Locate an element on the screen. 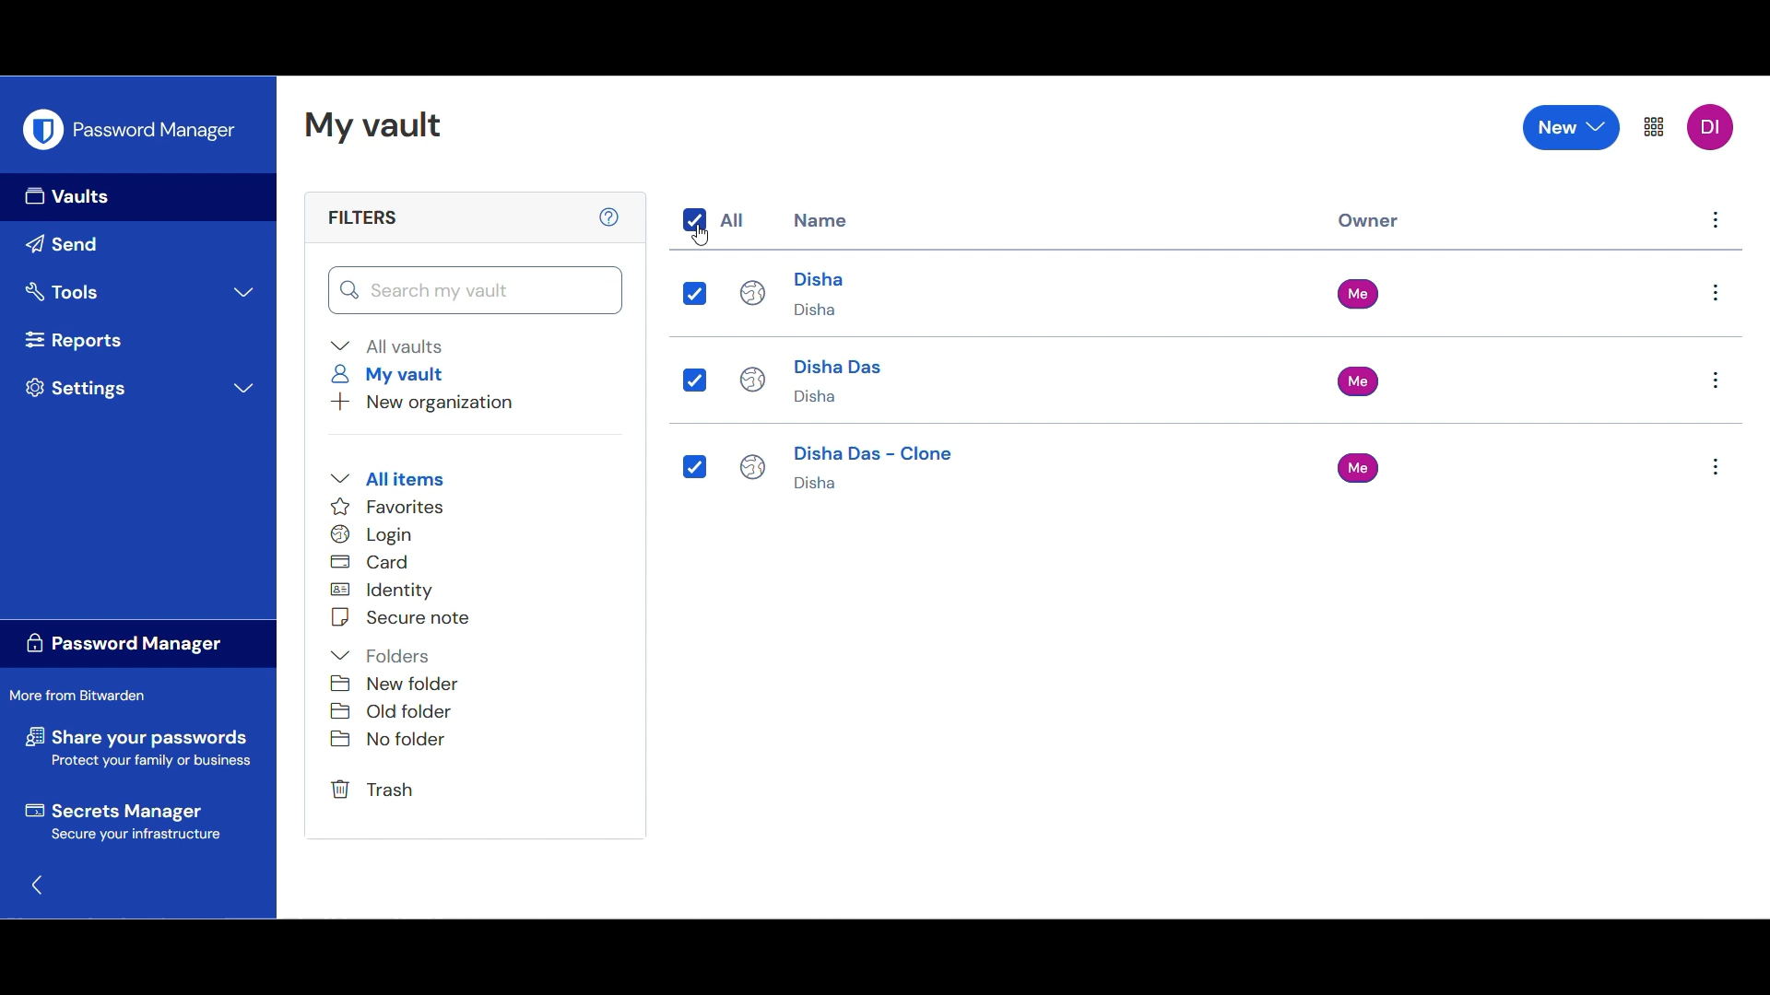 This screenshot has height=995, width=1770. Me is located at coordinates (1359, 467).